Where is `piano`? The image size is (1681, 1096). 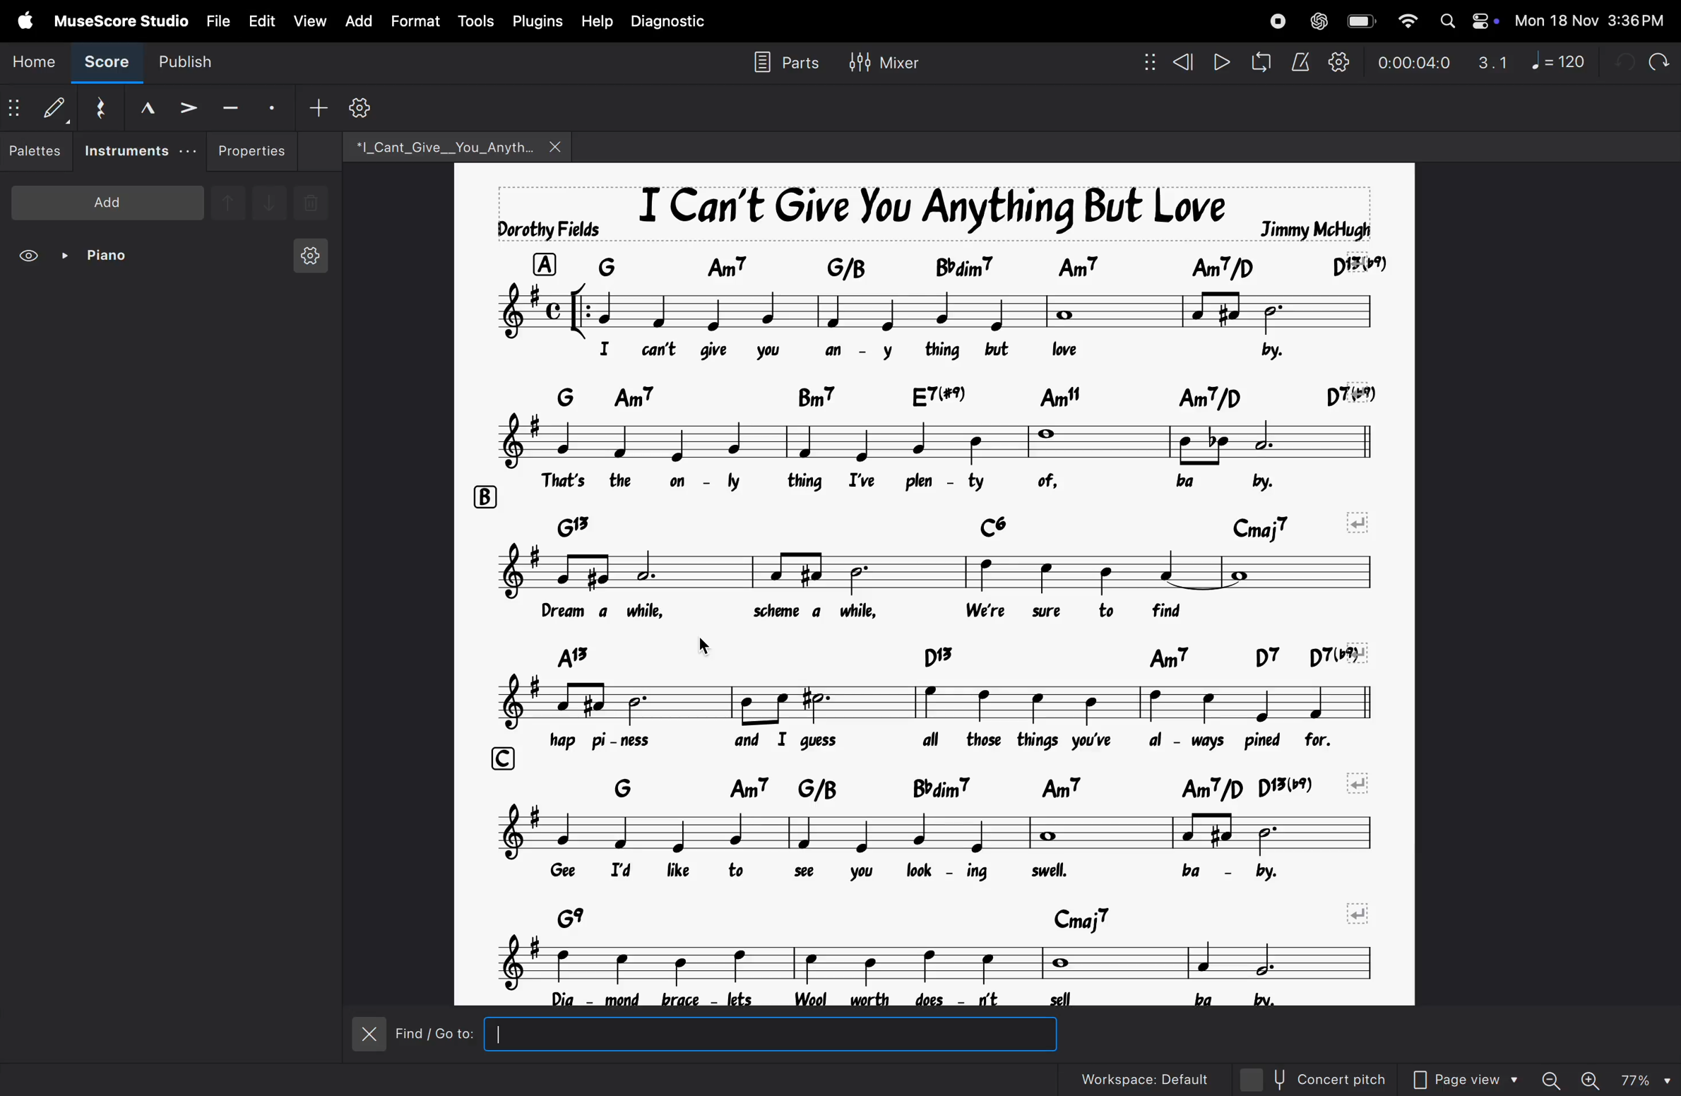 piano is located at coordinates (72, 257).